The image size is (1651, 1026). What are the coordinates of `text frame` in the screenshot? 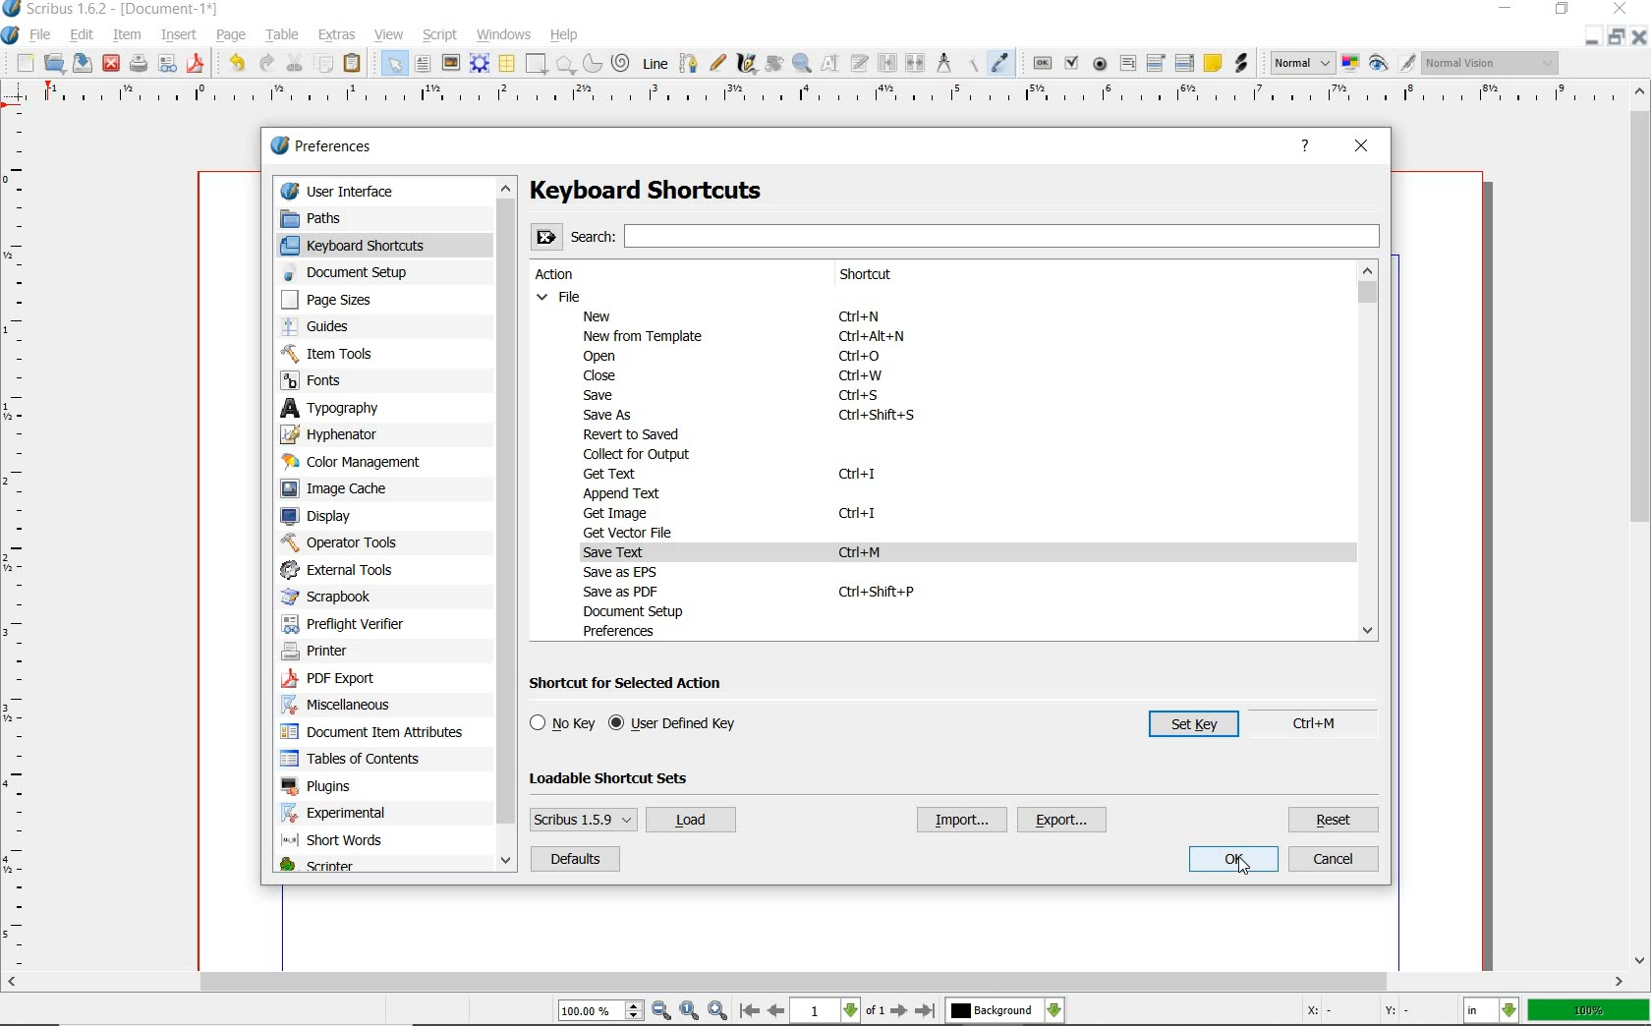 It's located at (423, 63).